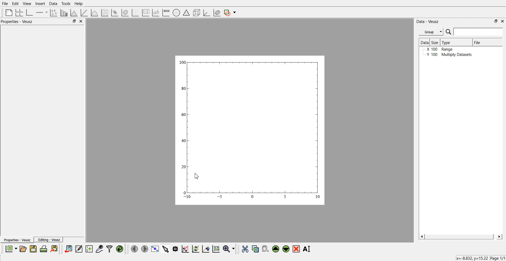 The image size is (506, 261). I want to click on read data points, so click(175, 249).